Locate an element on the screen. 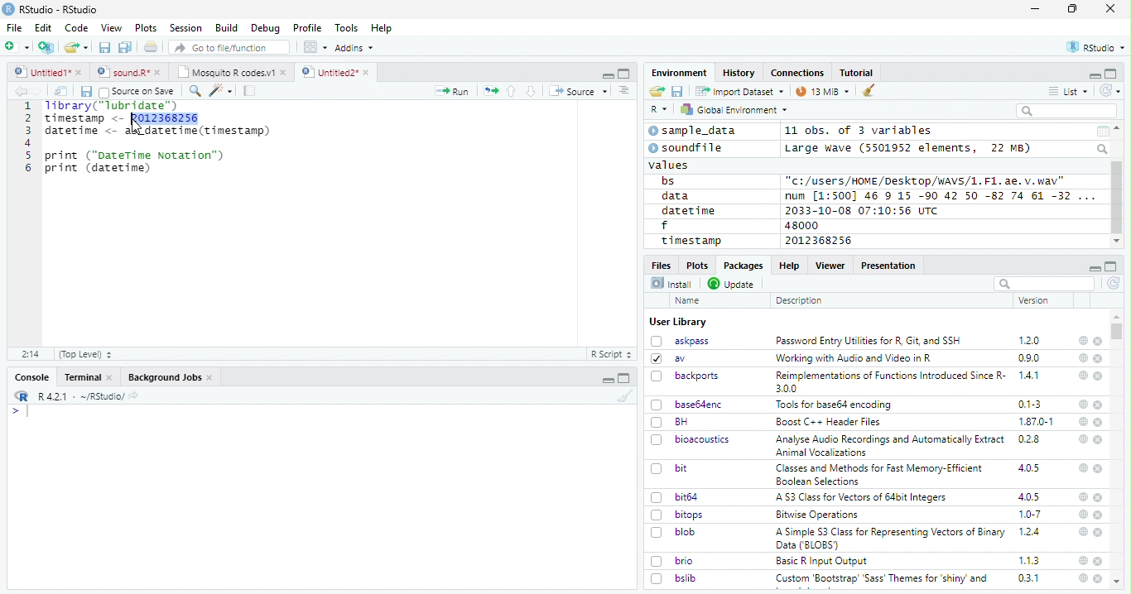 The height and width of the screenshot is (594, 1131). minimize is located at coordinates (1094, 74).